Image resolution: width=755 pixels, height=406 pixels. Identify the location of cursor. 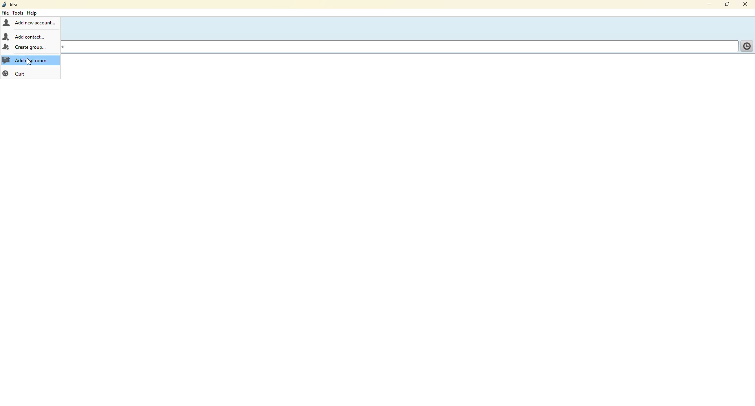
(29, 63).